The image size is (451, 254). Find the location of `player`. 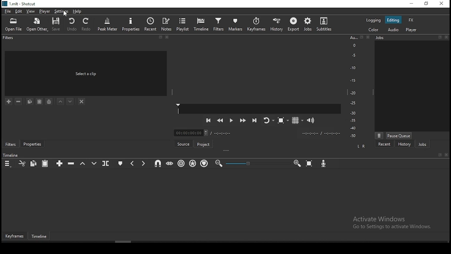

player is located at coordinates (44, 12).